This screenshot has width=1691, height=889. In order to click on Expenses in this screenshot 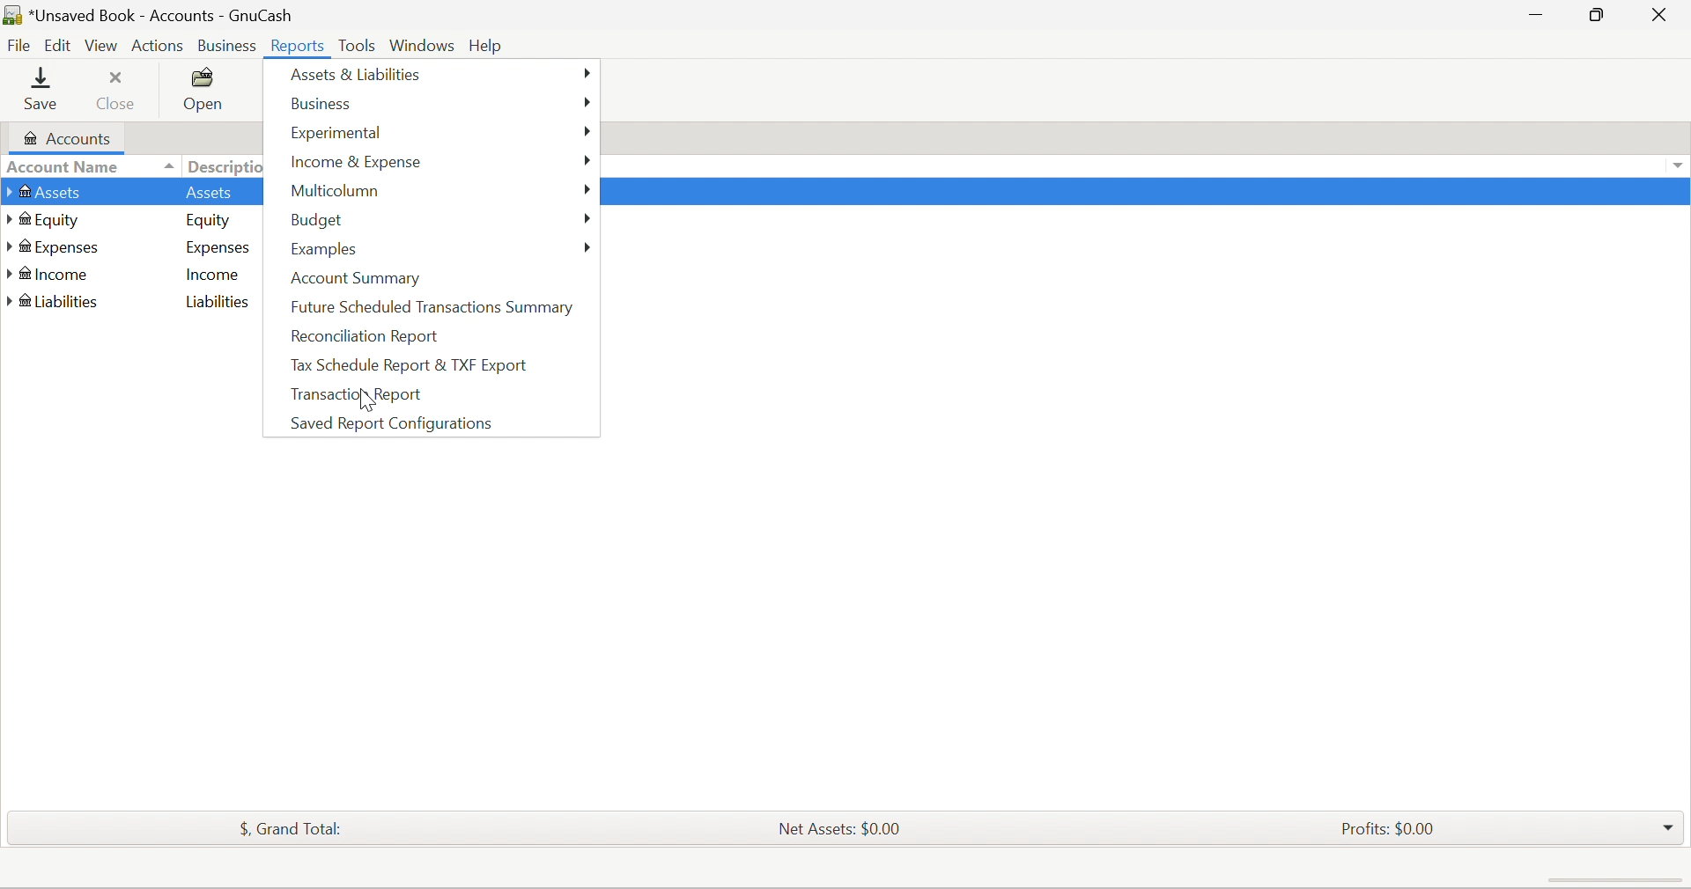, I will do `click(56, 249)`.